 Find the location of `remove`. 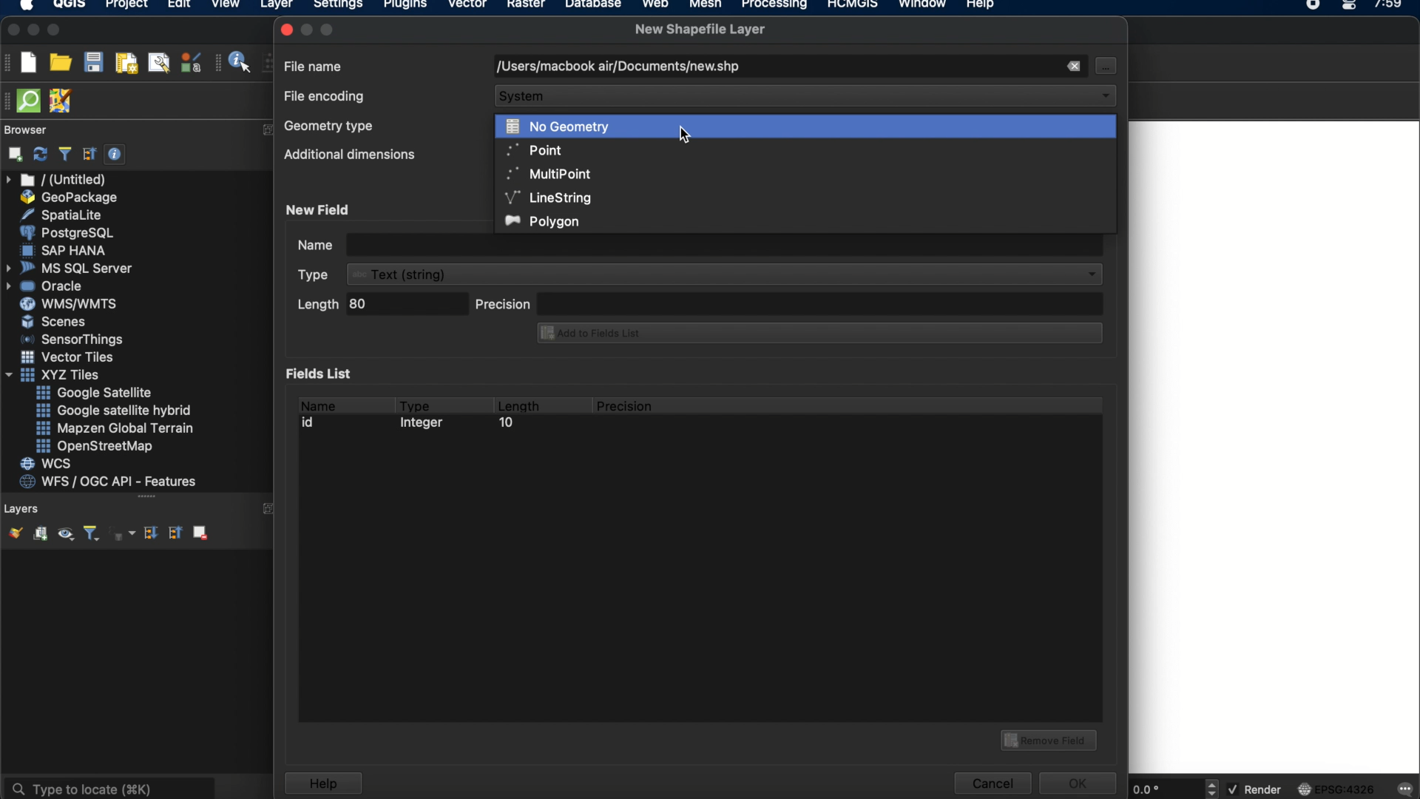

remove is located at coordinates (1072, 67).